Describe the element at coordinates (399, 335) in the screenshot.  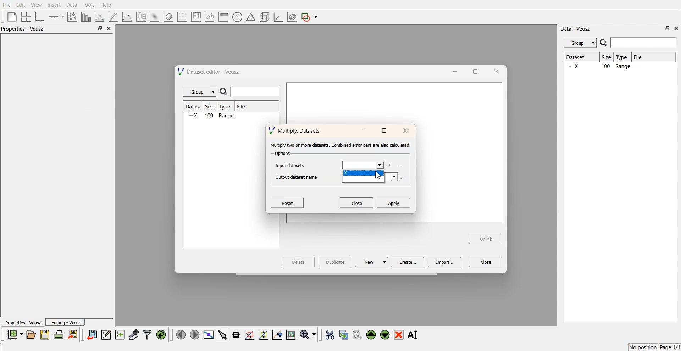
I see `remove the selected widgets` at that location.